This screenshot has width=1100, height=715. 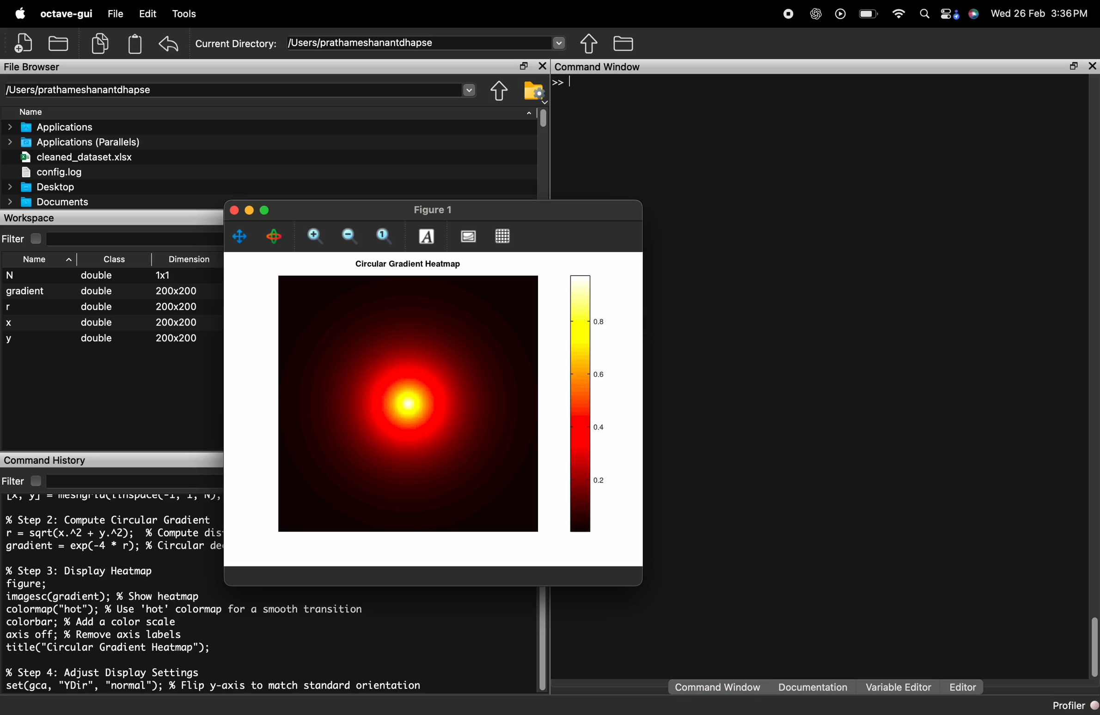 I want to click on Browse directories, so click(x=499, y=92).